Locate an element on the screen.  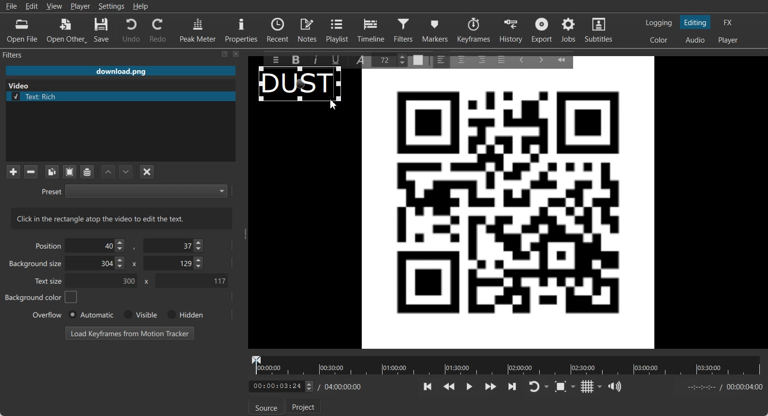
Remove selected Filter is located at coordinates (30, 171).